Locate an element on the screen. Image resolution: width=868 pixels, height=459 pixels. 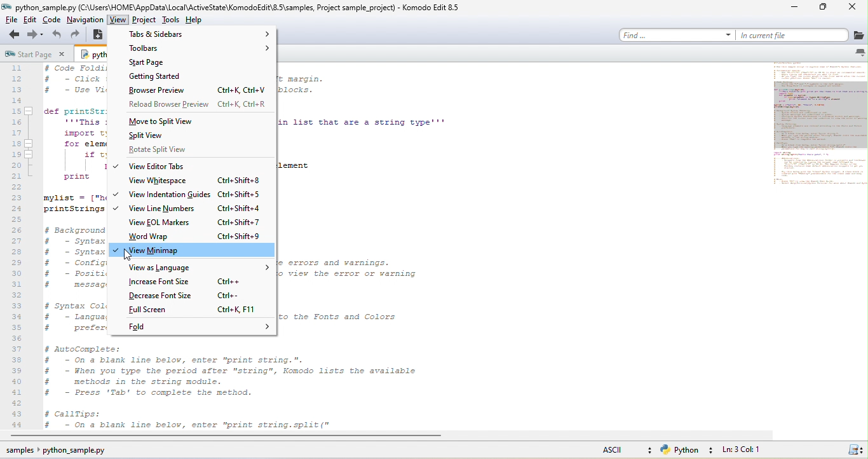
start page is located at coordinates (154, 62).